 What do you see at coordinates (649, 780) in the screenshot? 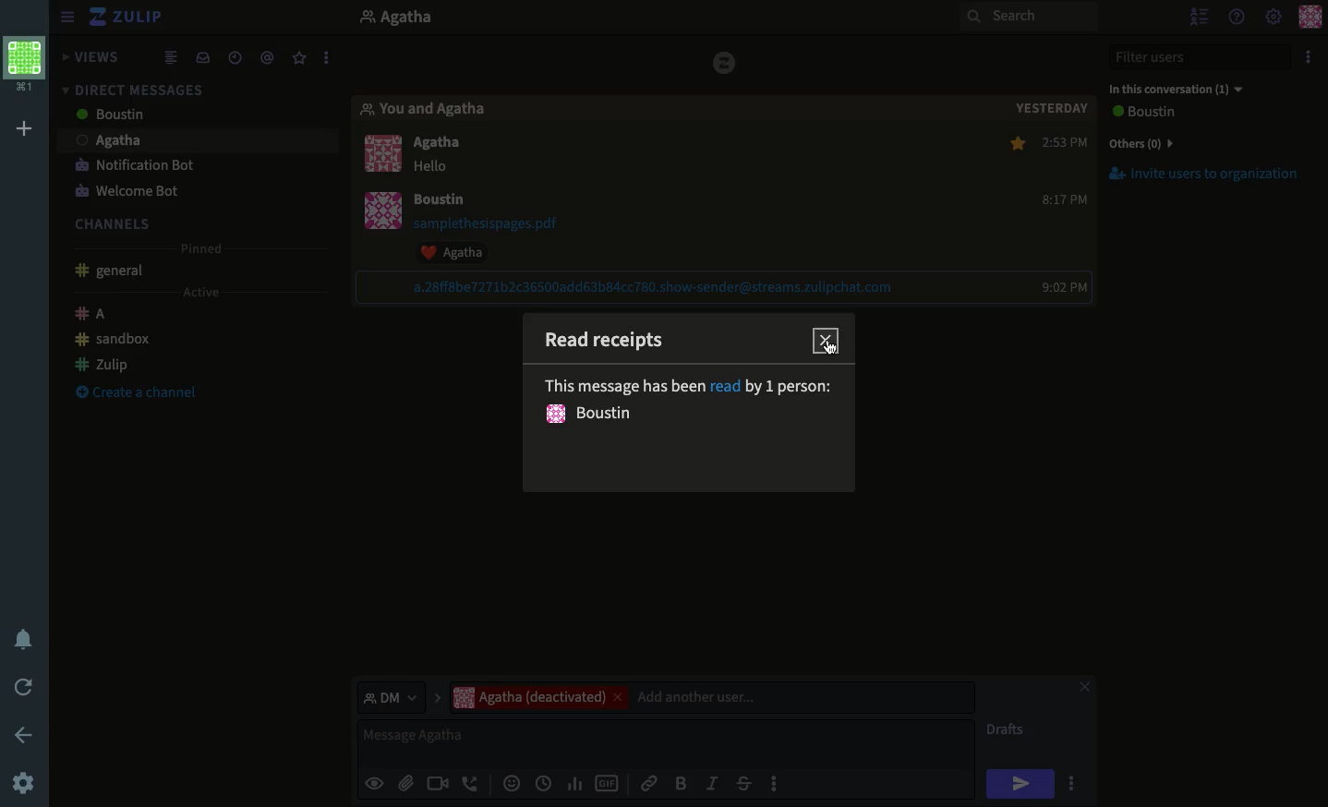
I see `Link` at bounding box center [649, 780].